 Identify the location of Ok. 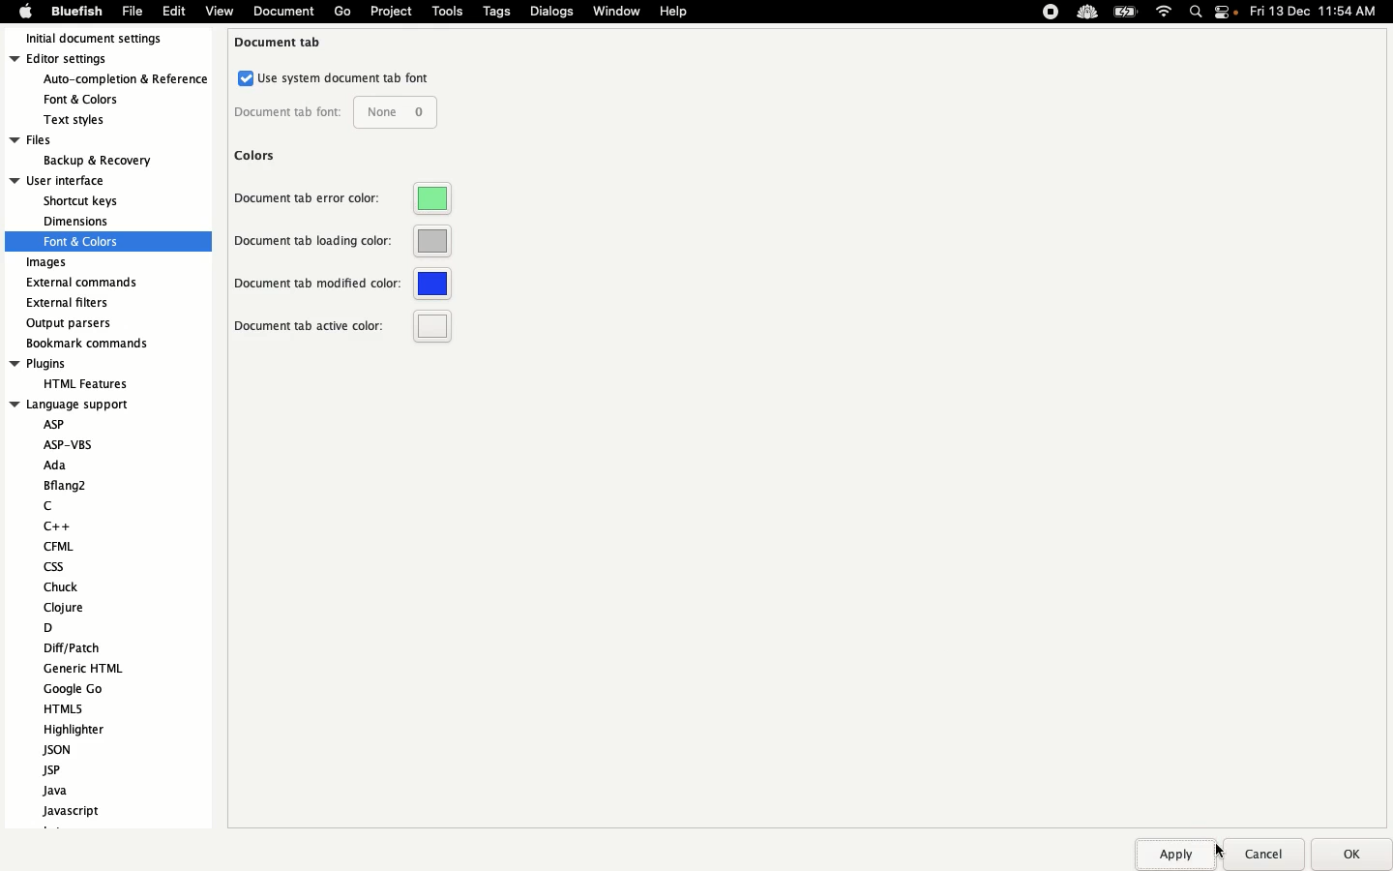
(1348, 854).